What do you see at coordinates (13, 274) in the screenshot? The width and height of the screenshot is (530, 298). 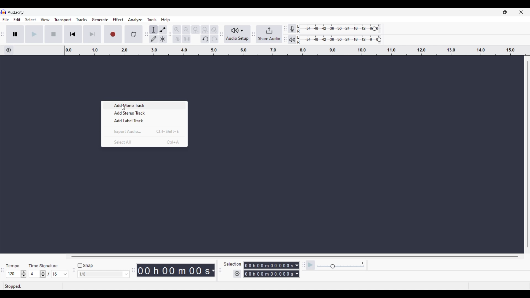 I see `Selected tempo` at bounding box center [13, 274].